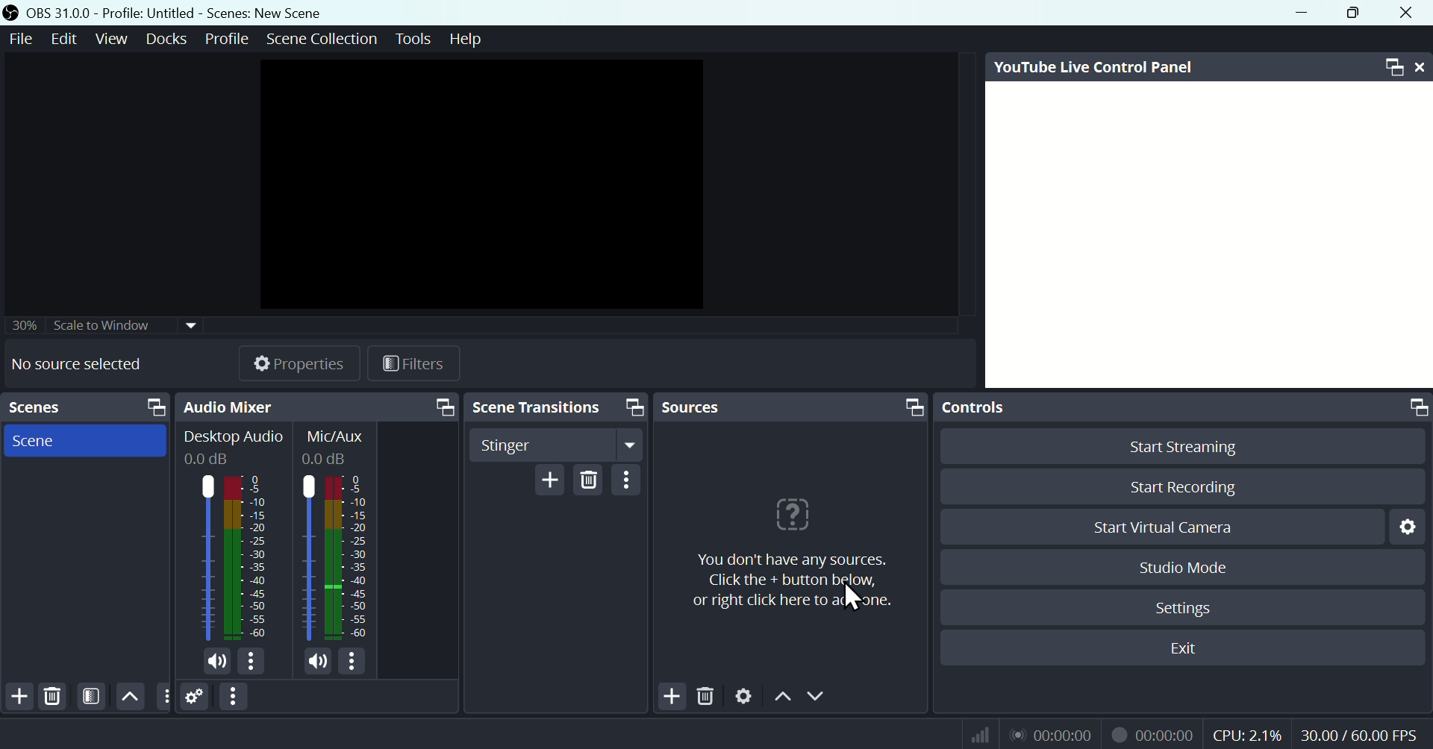 The image size is (1433, 749). What do you see at coordinates (550, 479) in the screenshot?
I see `Add ` at bounding box center [550, 479].